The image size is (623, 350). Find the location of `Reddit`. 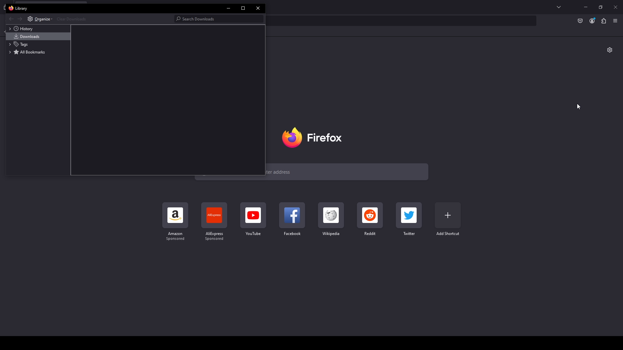

Reddit is located at coordinates (370, 219).